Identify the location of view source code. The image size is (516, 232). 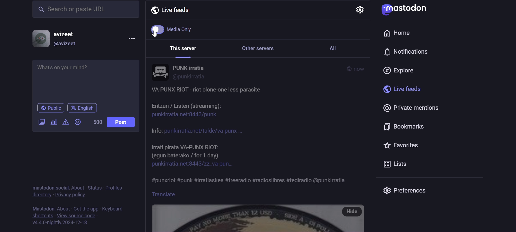
(81, 216).